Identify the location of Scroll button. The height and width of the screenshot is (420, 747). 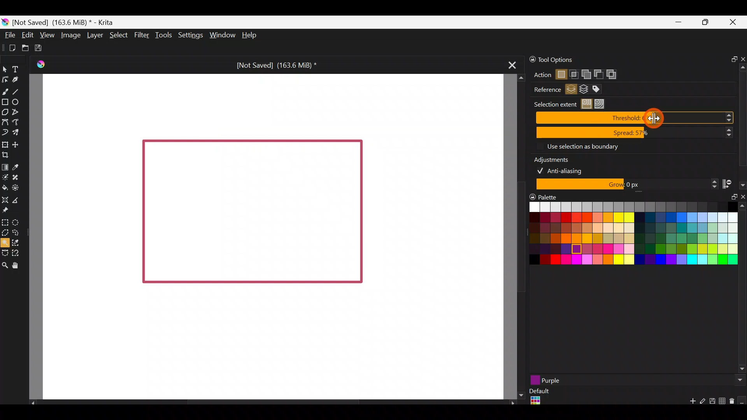
(738, 380).